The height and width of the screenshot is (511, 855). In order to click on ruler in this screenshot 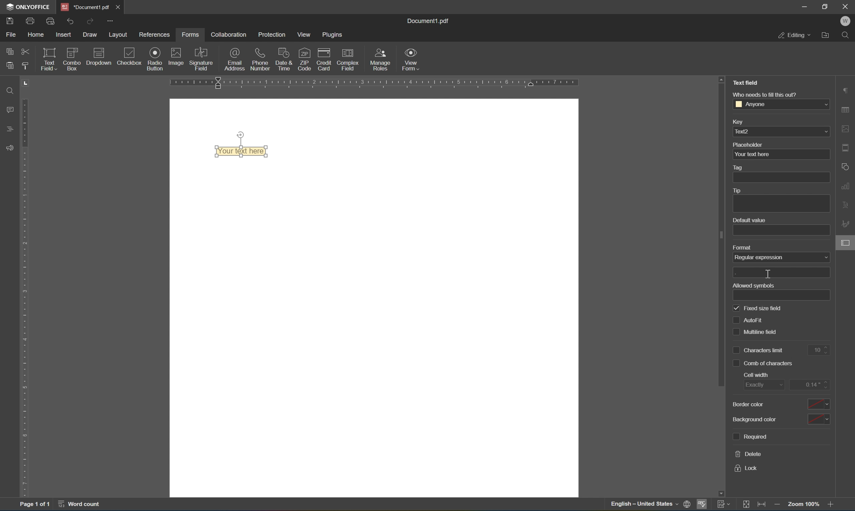, I will do `click(22, 298)`.